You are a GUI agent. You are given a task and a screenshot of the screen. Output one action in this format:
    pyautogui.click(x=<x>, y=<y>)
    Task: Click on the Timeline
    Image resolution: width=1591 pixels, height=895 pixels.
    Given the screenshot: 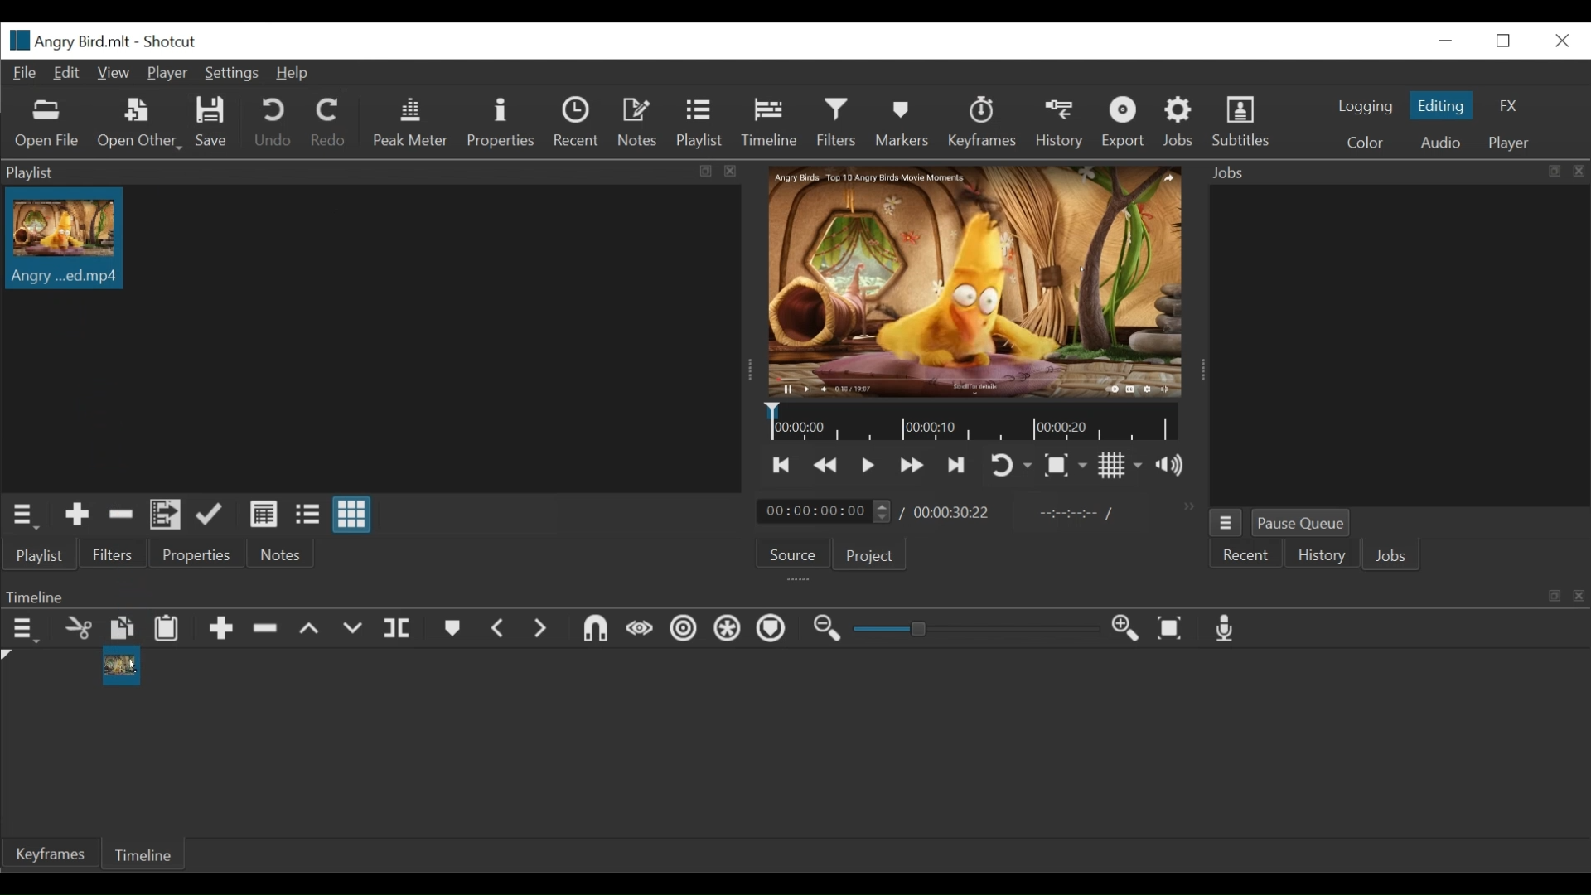 What is the action you would take?
    pyautogui.click(x=770, y=123)
    